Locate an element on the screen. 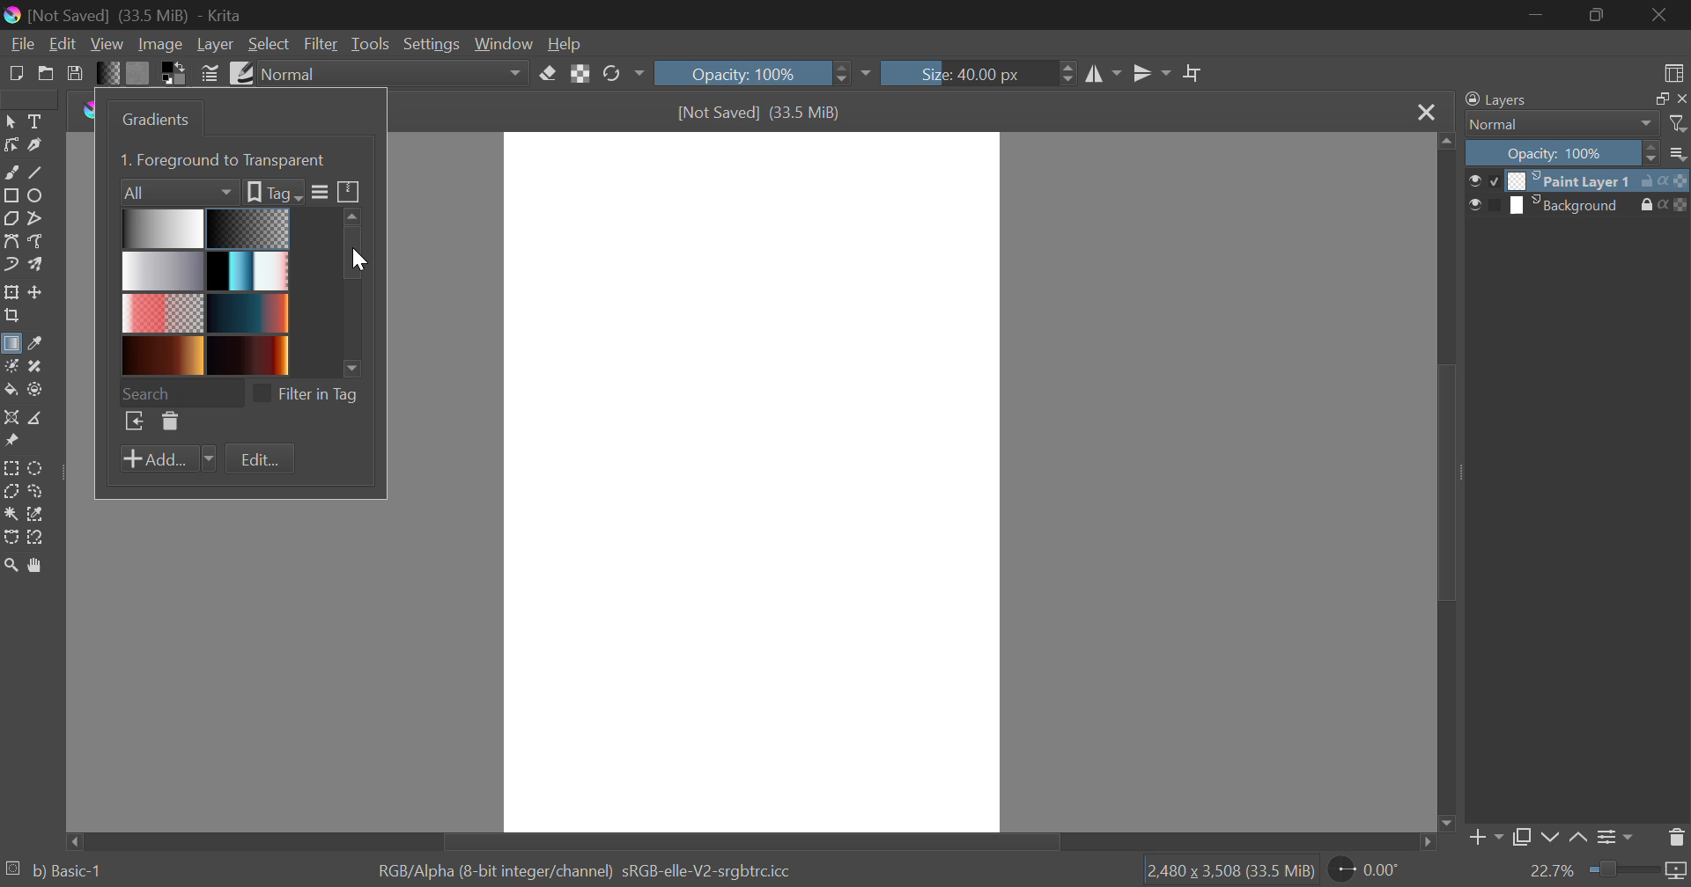 This screenshot has height=887, width=1691. 12,480 x 3,508 (33.5 MiB) is located at coordinates (1229, 870).